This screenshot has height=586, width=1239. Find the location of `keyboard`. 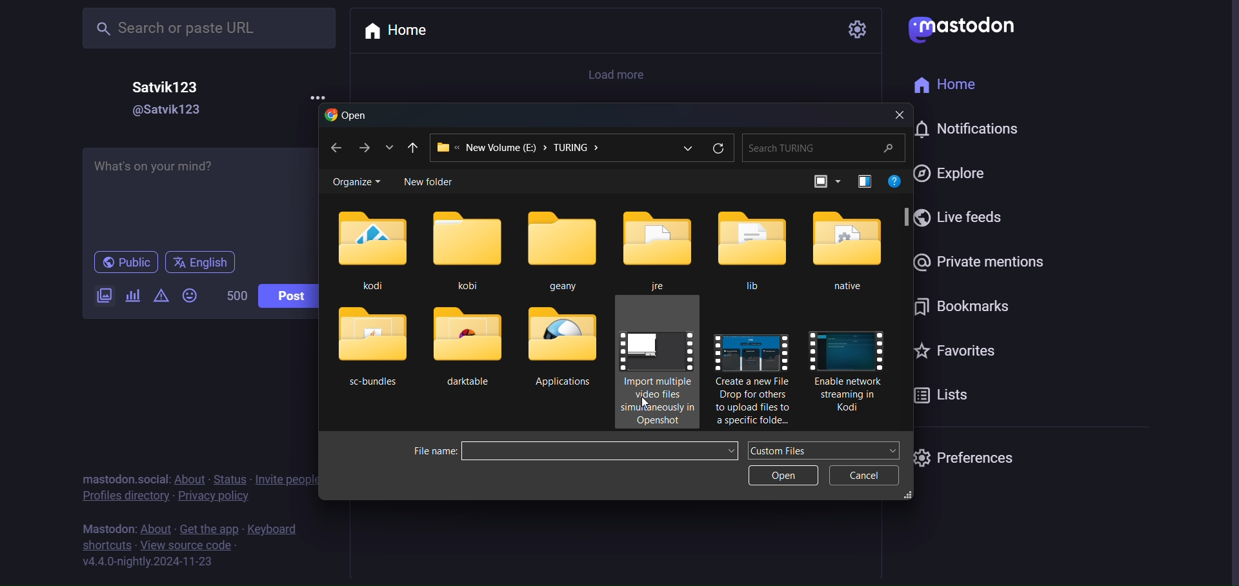

keyboard is located at coordinates (272, 529).